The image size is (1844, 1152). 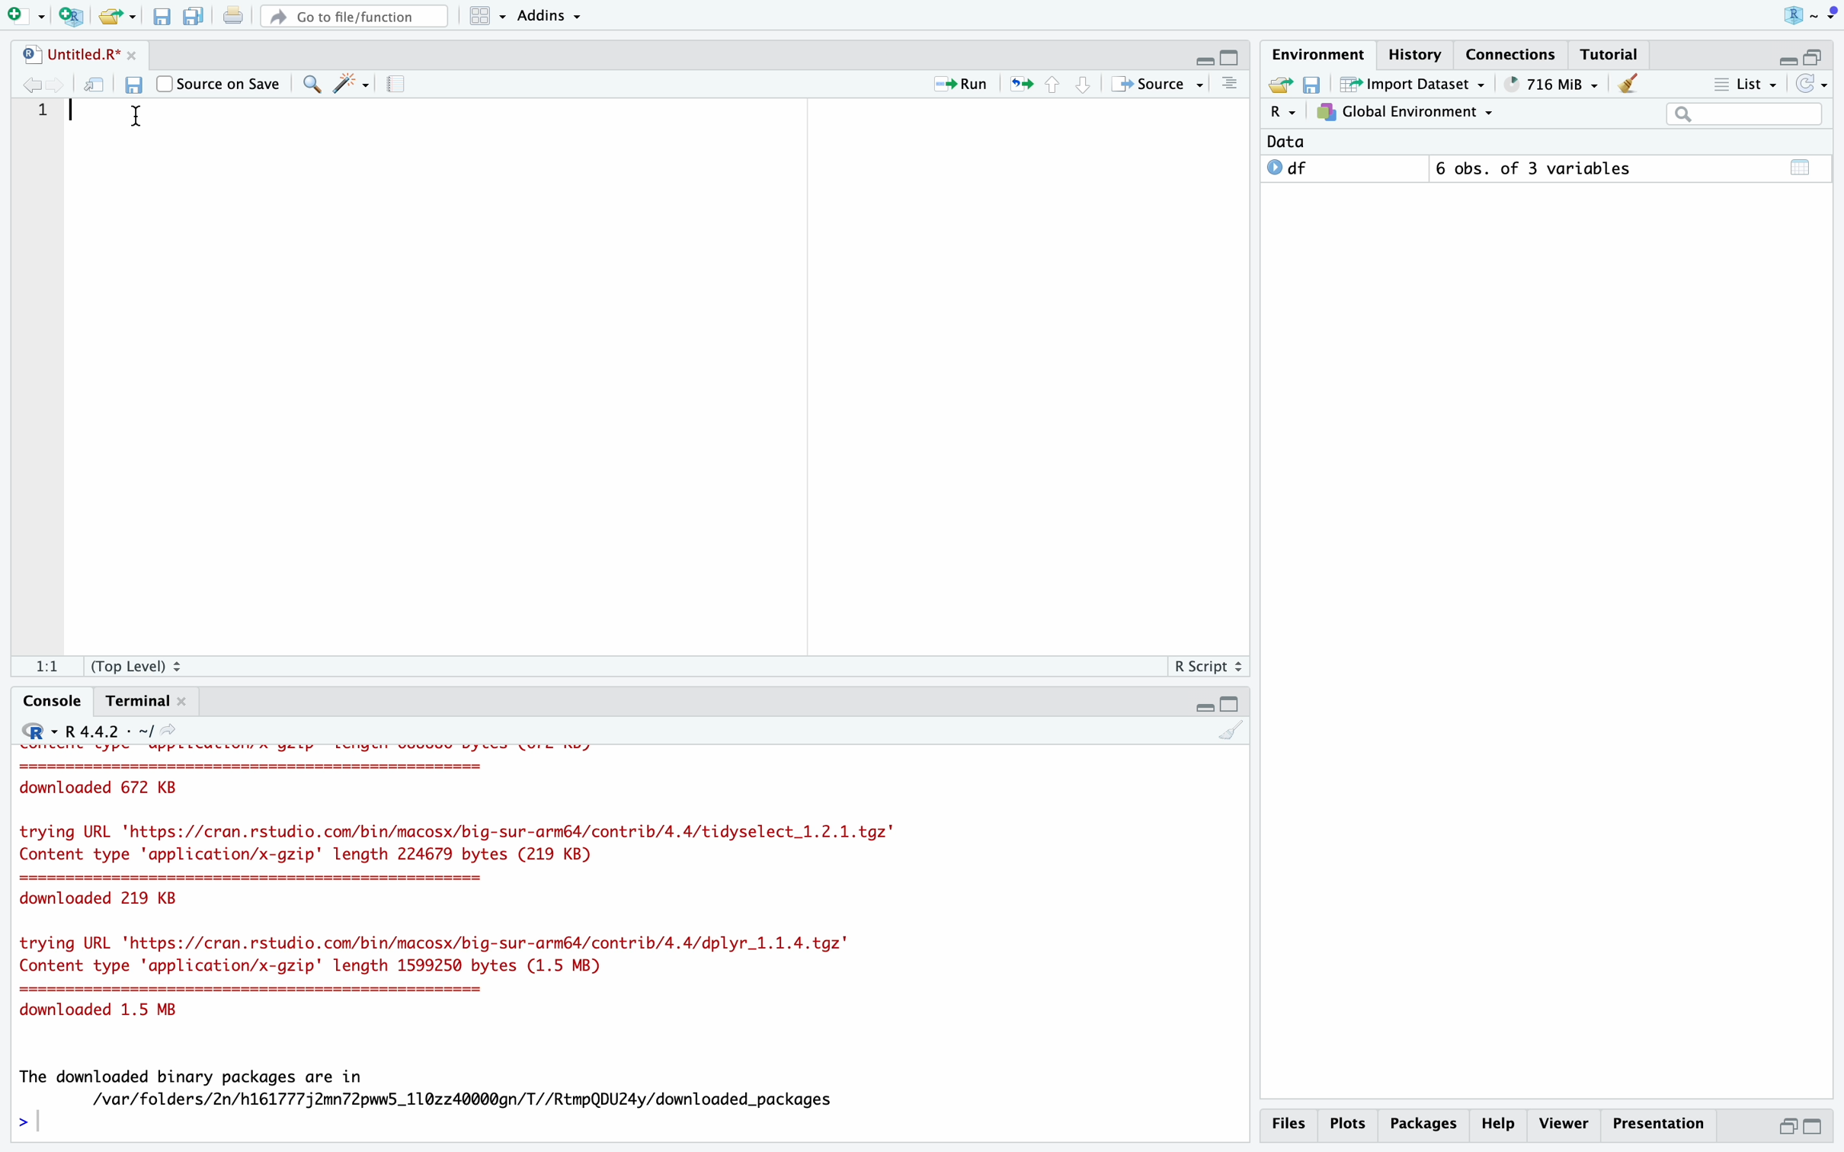 What do you see at coordinates (78, 53) in the screenshot?
I see `Untitled.R*` at bounding box center [78, 53].